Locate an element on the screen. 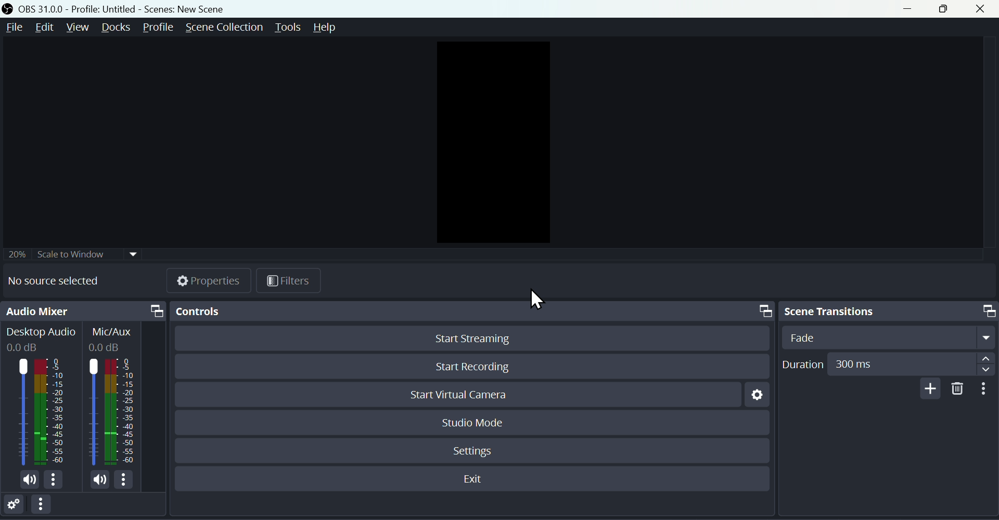  Studio mode is located at coordinates (473, 421).